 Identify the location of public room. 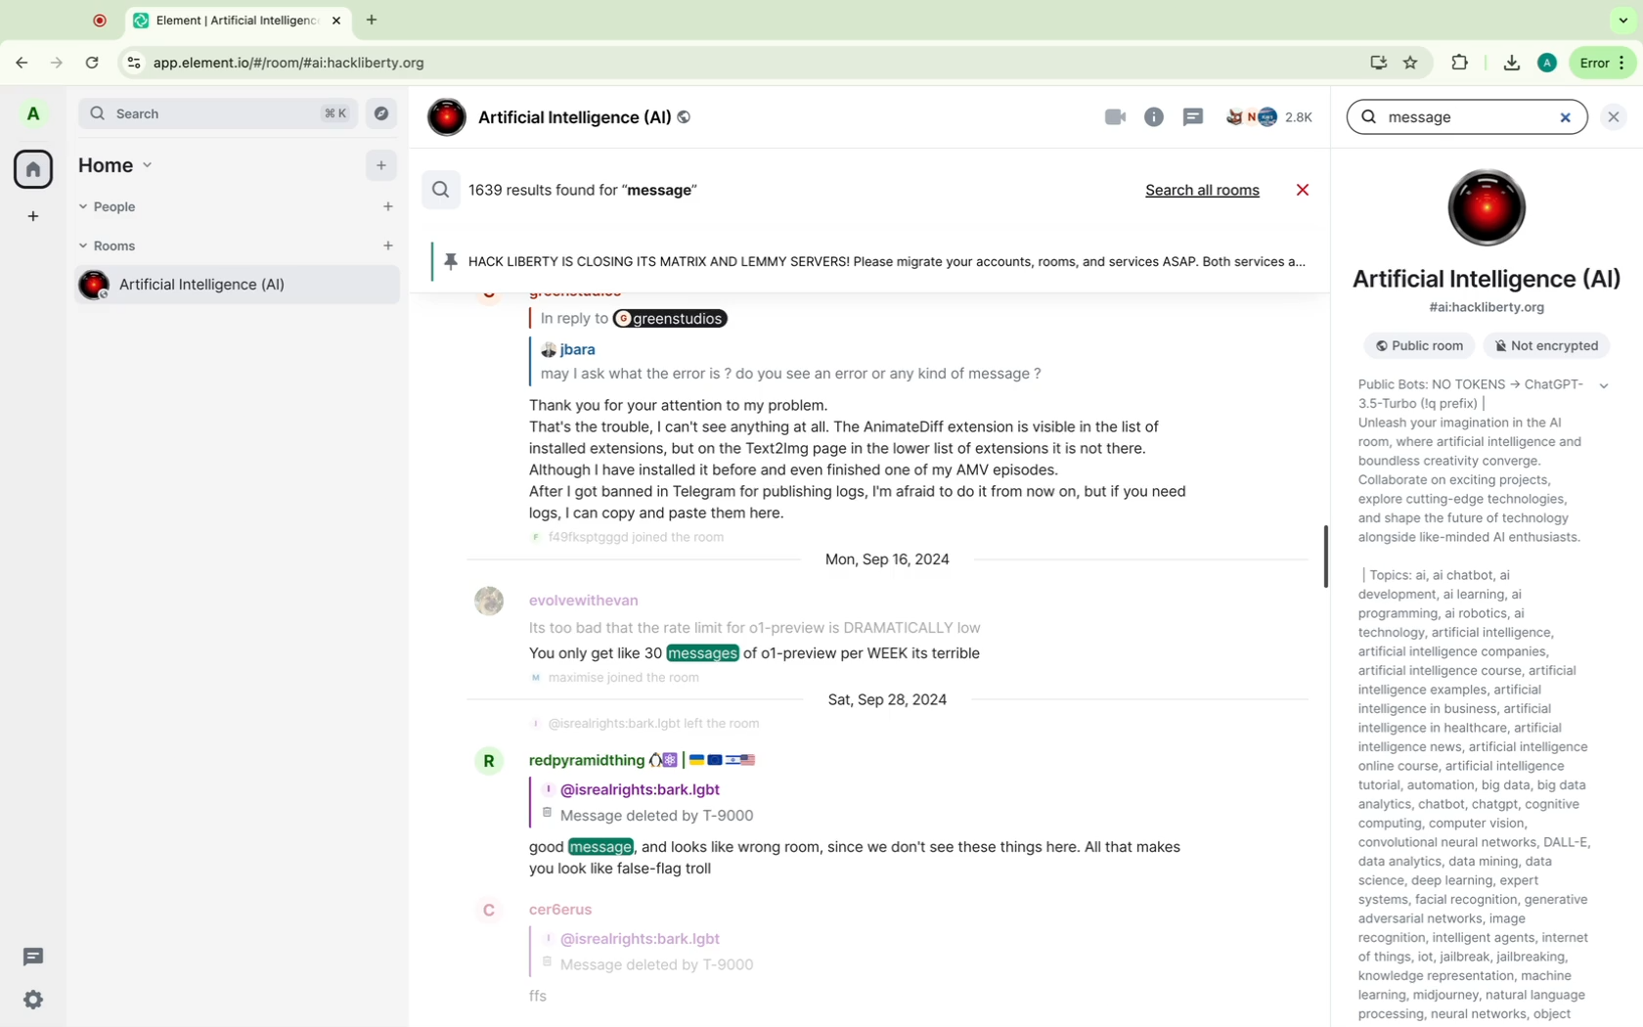
(1414, 346).